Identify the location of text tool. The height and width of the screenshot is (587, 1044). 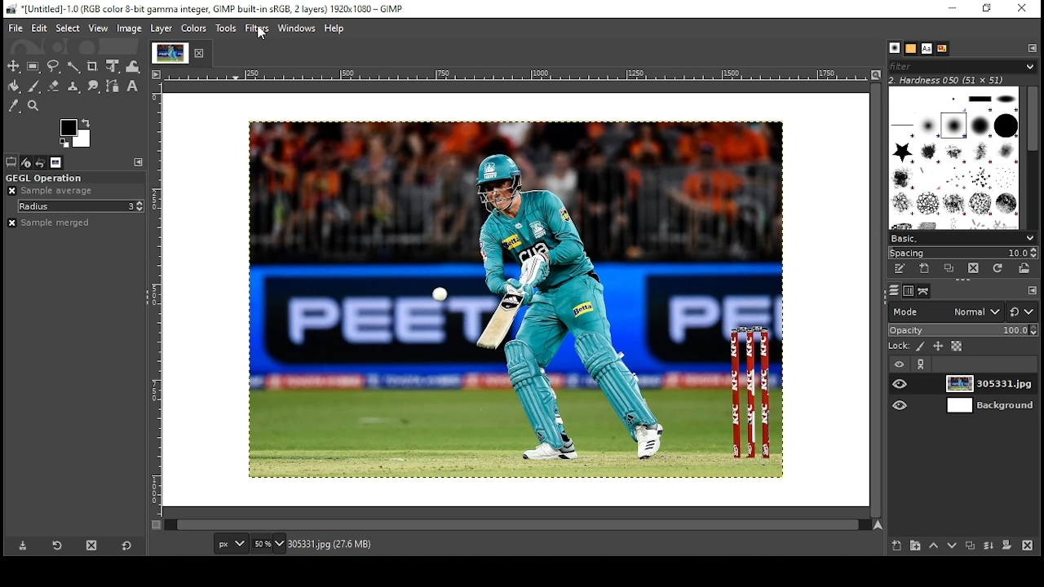
(135, 86).